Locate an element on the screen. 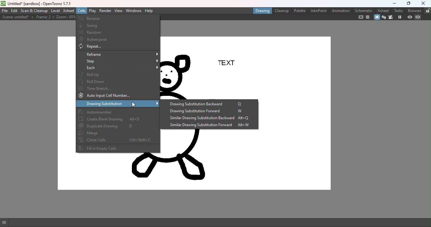 This screenshot has width=431, height=227. Windows is located at coordinates (133, 11).